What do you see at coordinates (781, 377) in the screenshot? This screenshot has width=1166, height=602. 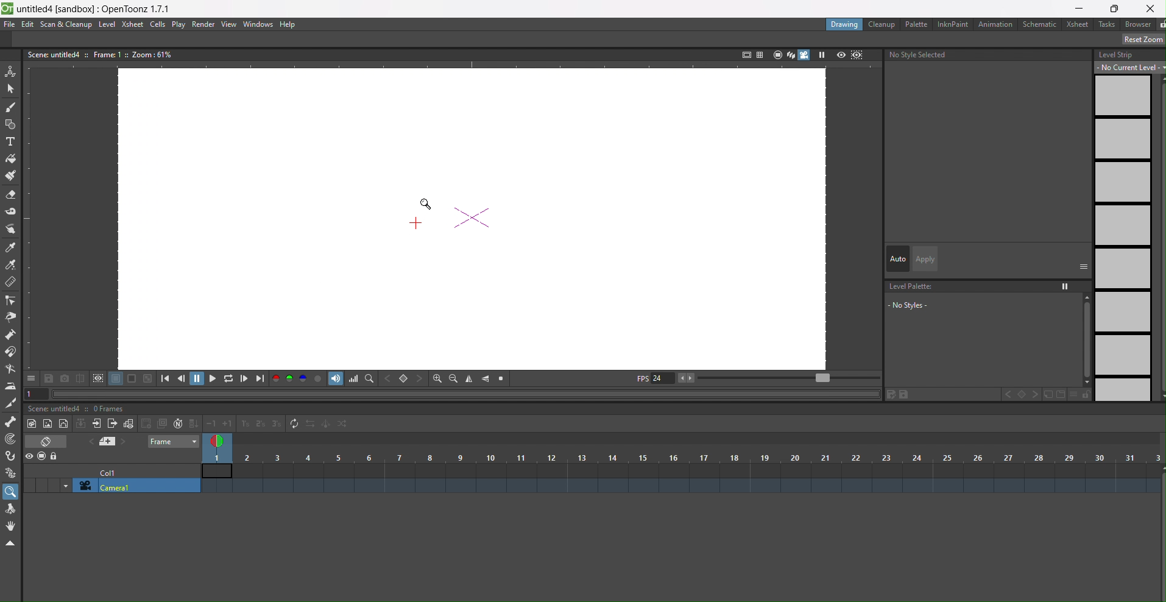 I see `playback range slider` at bounding box center [781, 377].